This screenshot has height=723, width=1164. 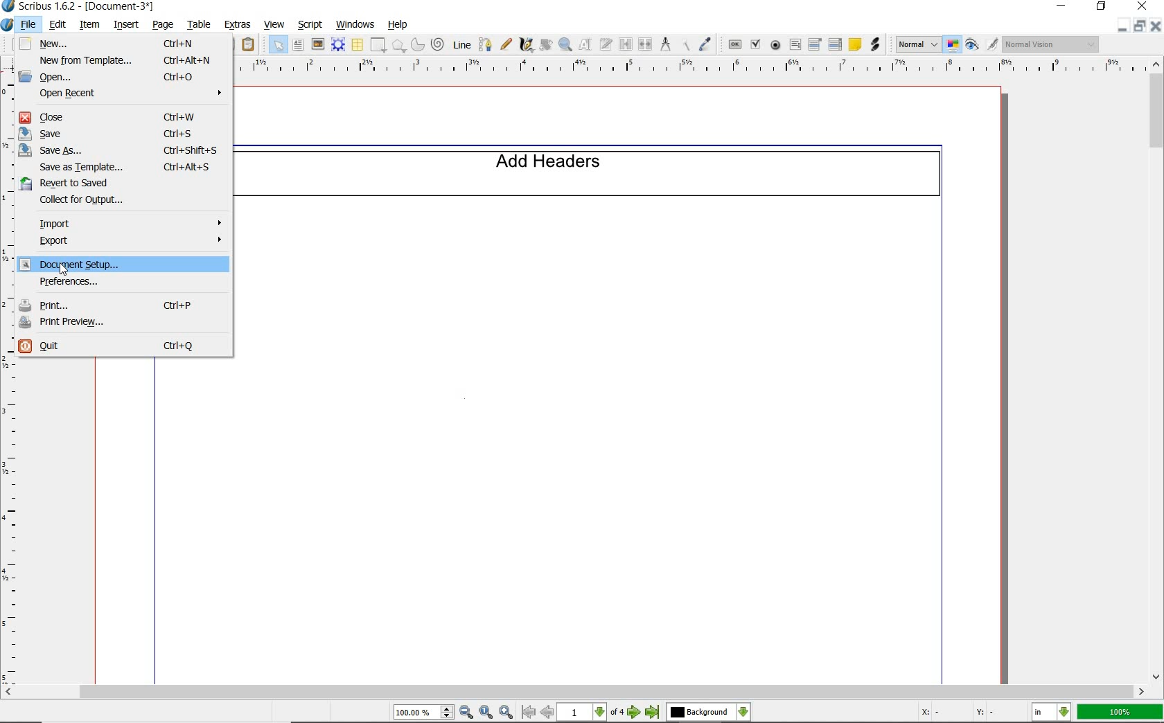 What do you see at coordinates (239, 24) in the screenshot?
I see `extras` at bounding box center [239, 24].